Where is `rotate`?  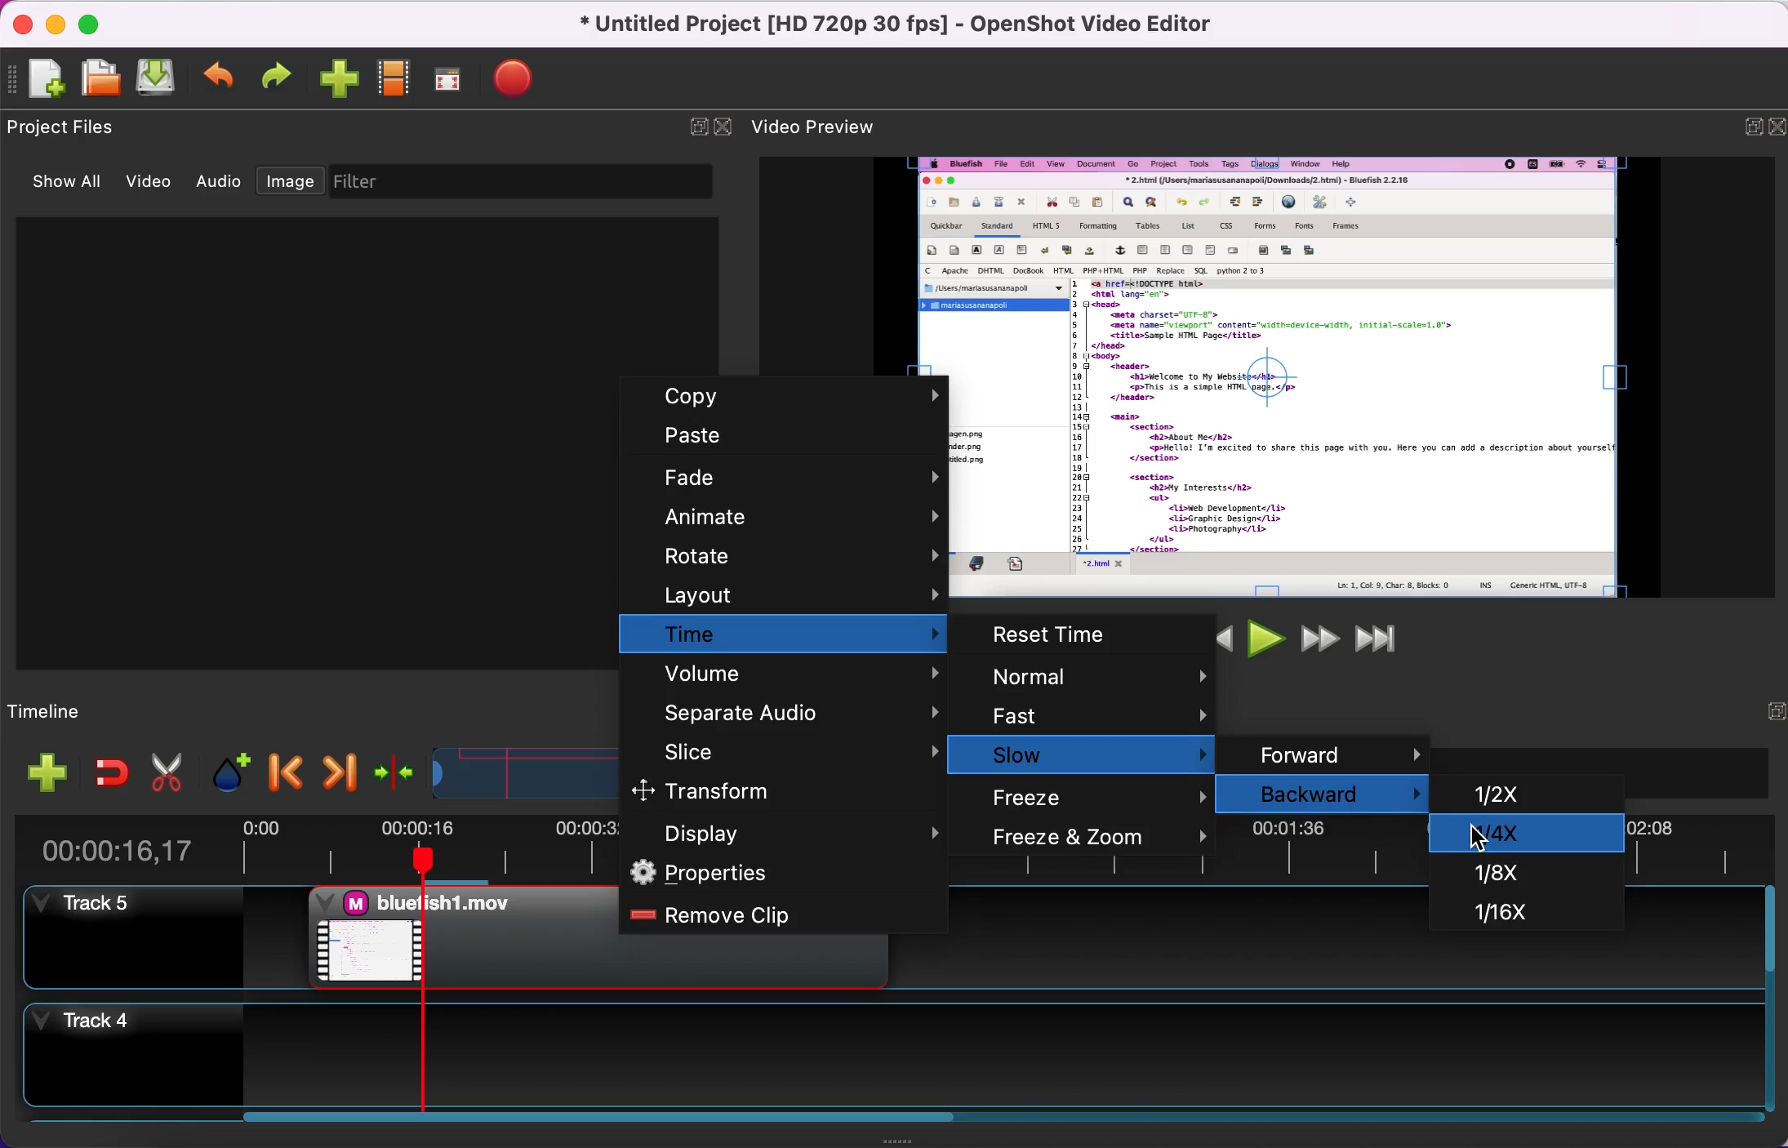
rotate is located at coordinates (785, 556).